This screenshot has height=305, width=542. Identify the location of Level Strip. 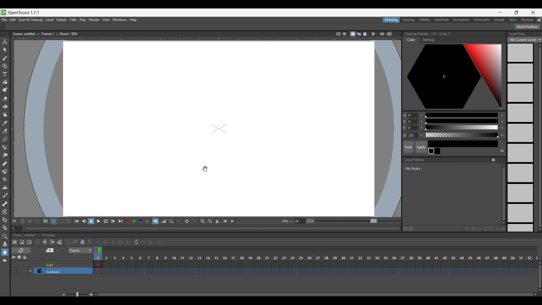
(520, 33).